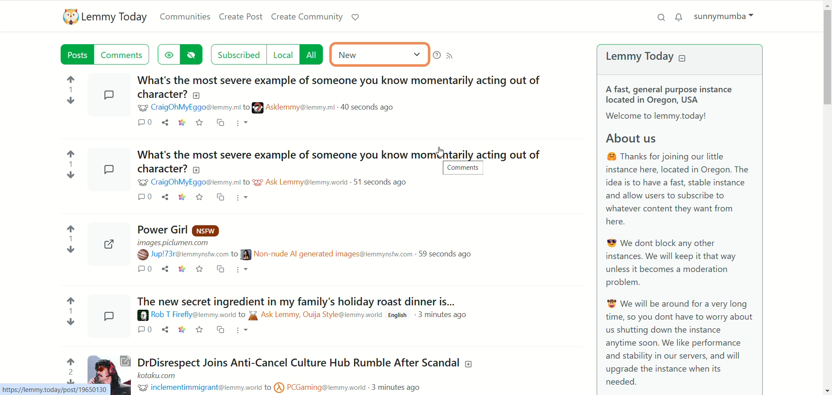 Image resolution: width=832 pixels, height=395 pixels. Describe the element at coordinates (166, 120) in the screenshot. I see `share` at that location.